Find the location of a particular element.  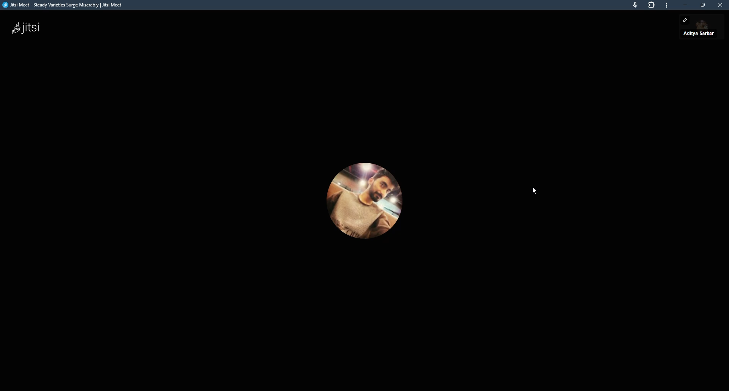

more is located at coordinates (666, 6).